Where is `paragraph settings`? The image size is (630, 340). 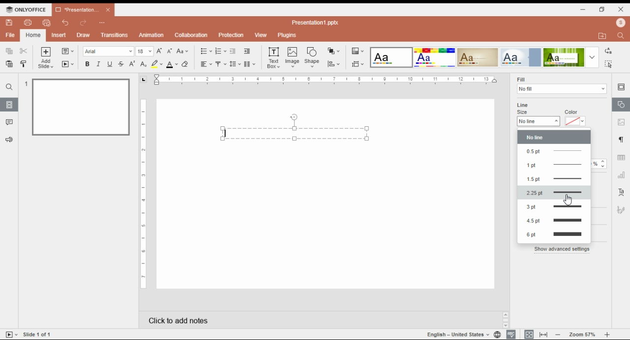
paragraph settings is located at coordinates (621, 140).